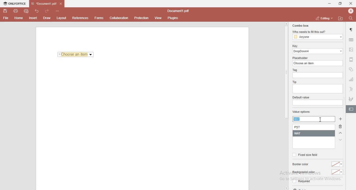 The width and height of the screenshot is (356, 190). What do you see at coordinates (341, 133) in the screenshot?
I see `arrow up` at bounding box center [341, 133].